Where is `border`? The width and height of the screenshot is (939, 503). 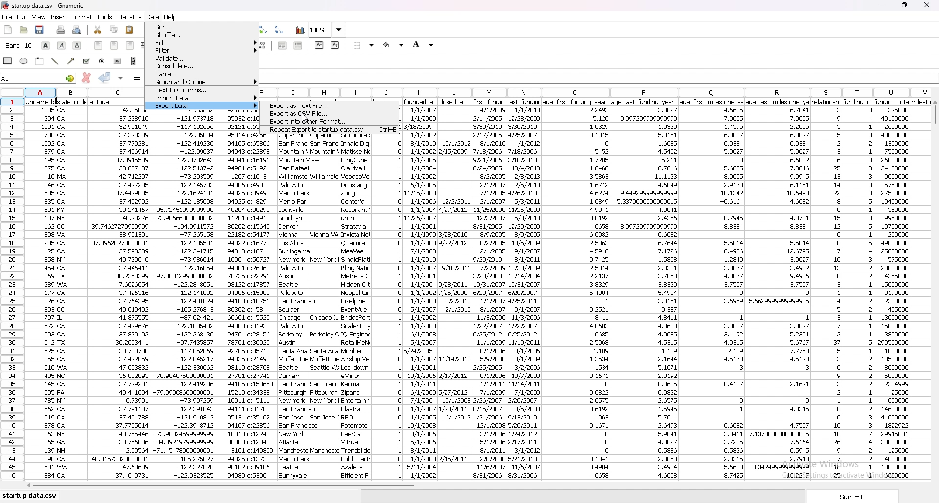 border is located at coordinates (364, 45).